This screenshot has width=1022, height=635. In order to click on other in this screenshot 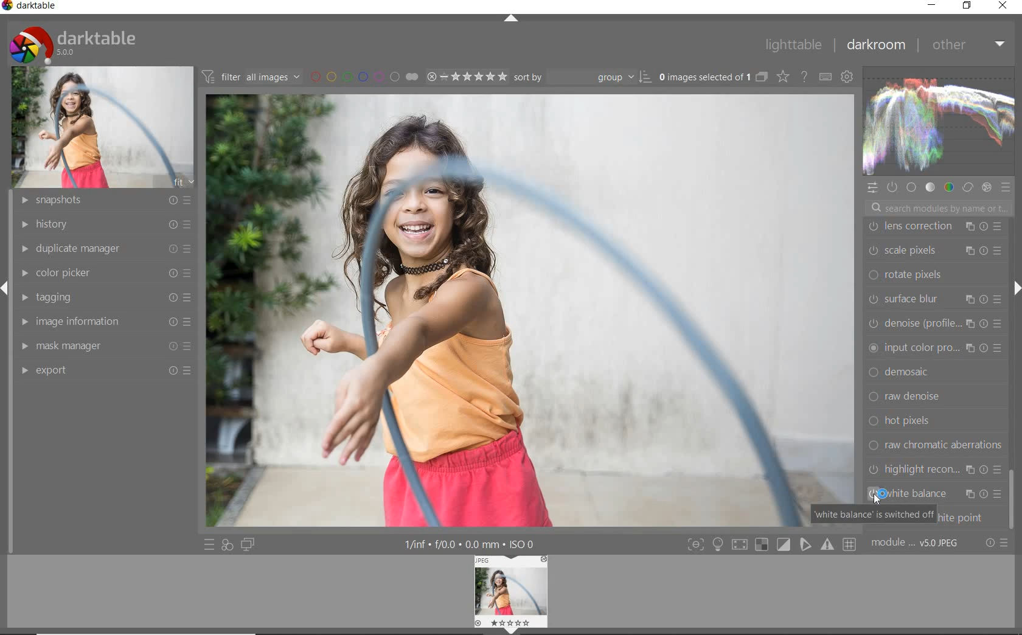, I will do `click(968, 44)`.